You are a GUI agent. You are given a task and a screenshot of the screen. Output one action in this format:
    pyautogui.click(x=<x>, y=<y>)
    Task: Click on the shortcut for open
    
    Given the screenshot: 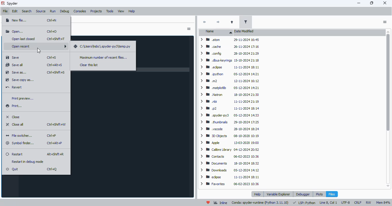 What is the action you would take?
    pyautogui.click(x=53, y=31)
    